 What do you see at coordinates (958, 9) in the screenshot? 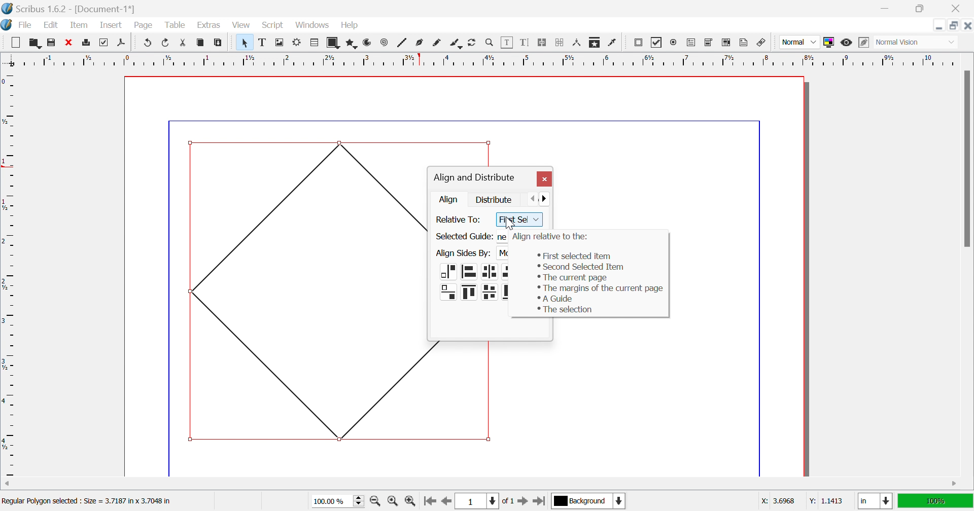
I see `Close` at bounding box center [958, 9].